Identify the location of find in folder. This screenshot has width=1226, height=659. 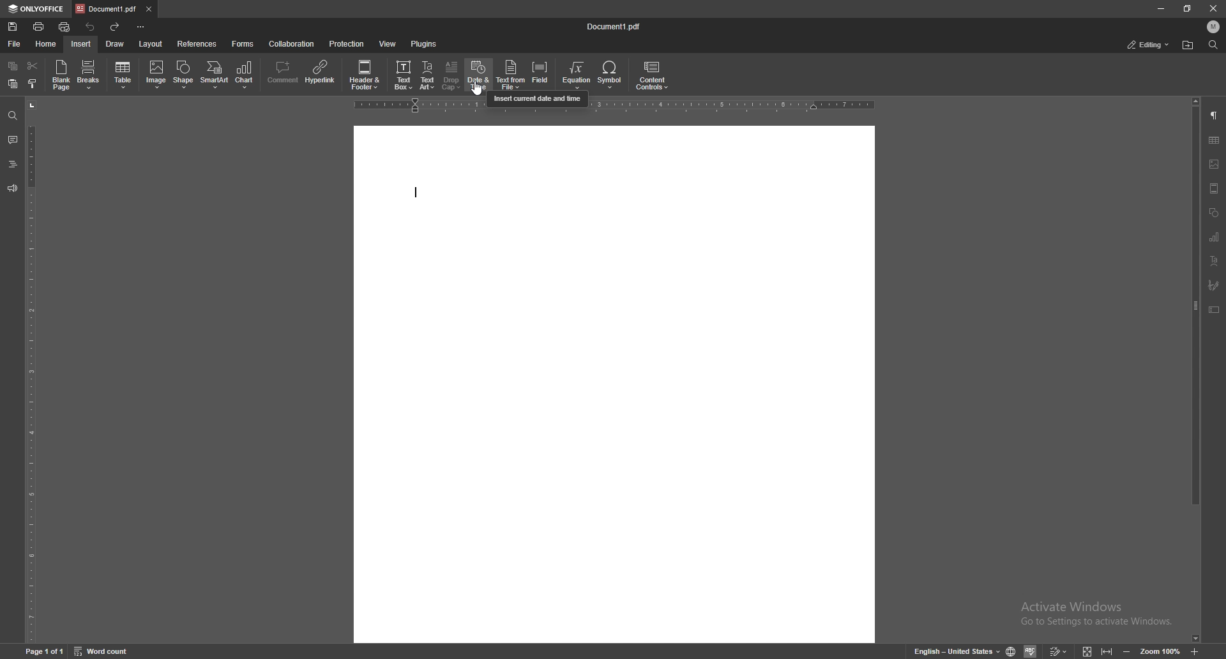
(1188, 45).